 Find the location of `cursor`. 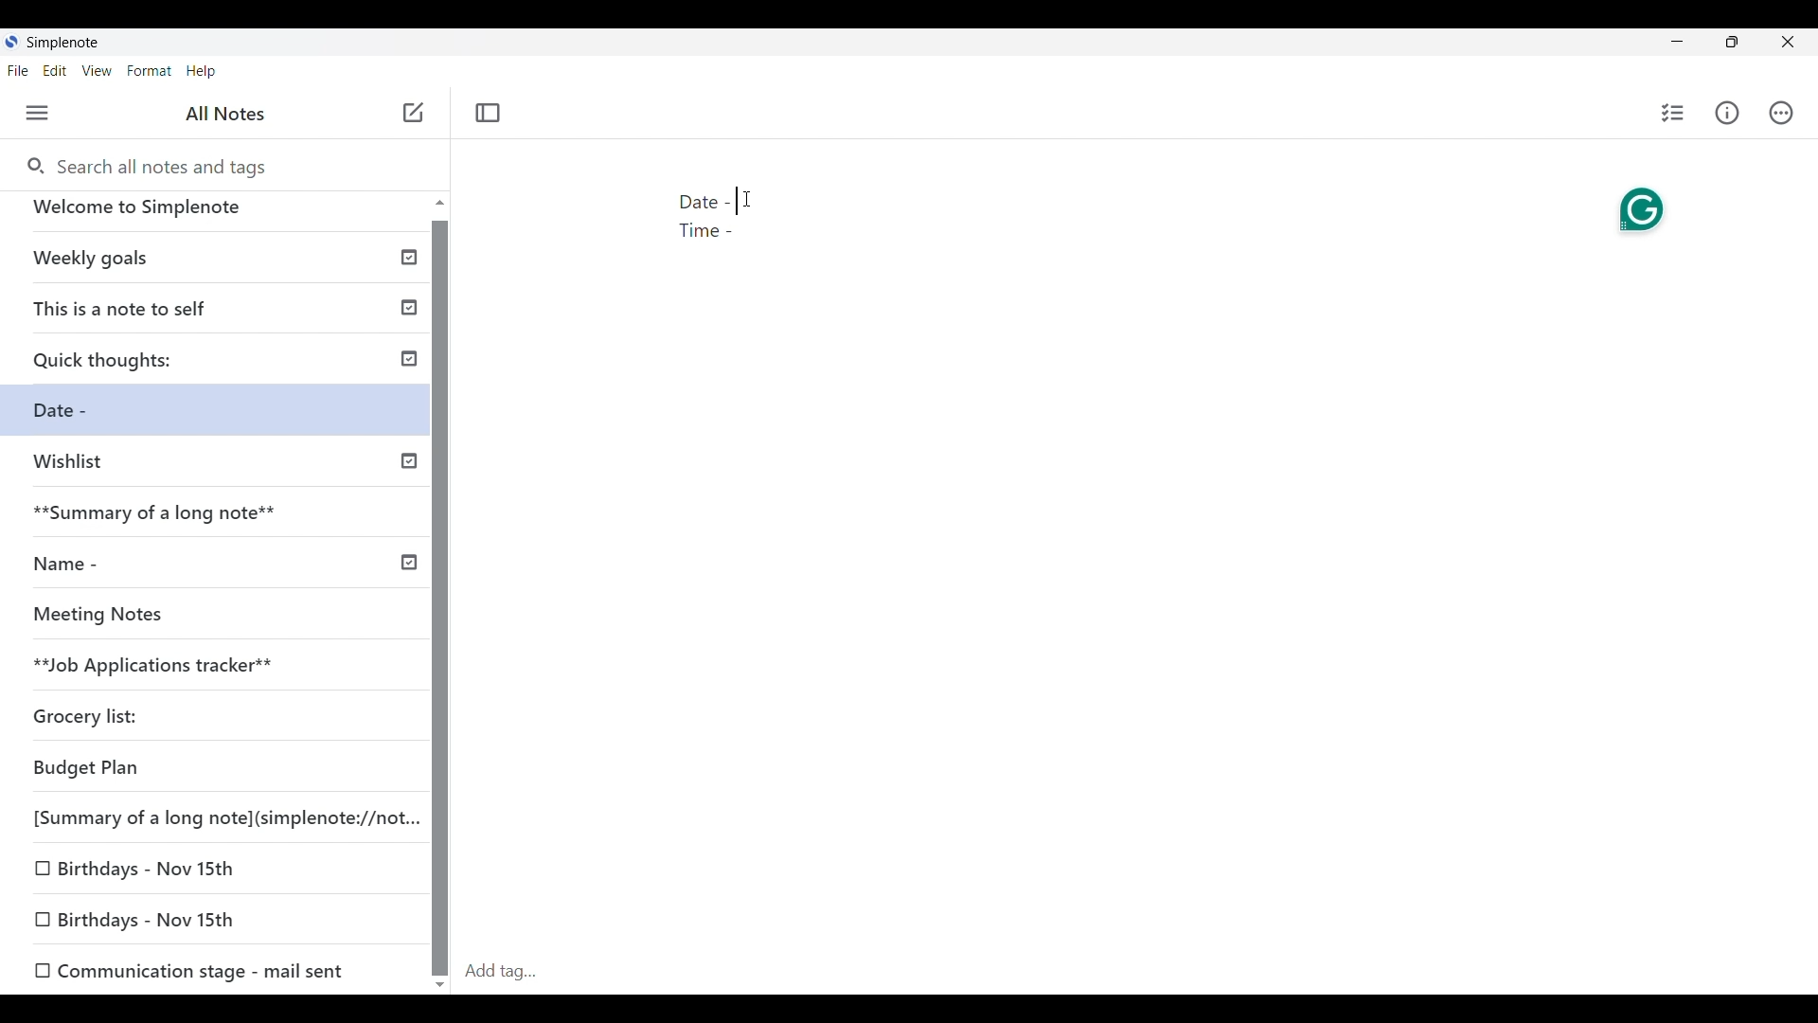

cursor is located at coordinates (749, 201).